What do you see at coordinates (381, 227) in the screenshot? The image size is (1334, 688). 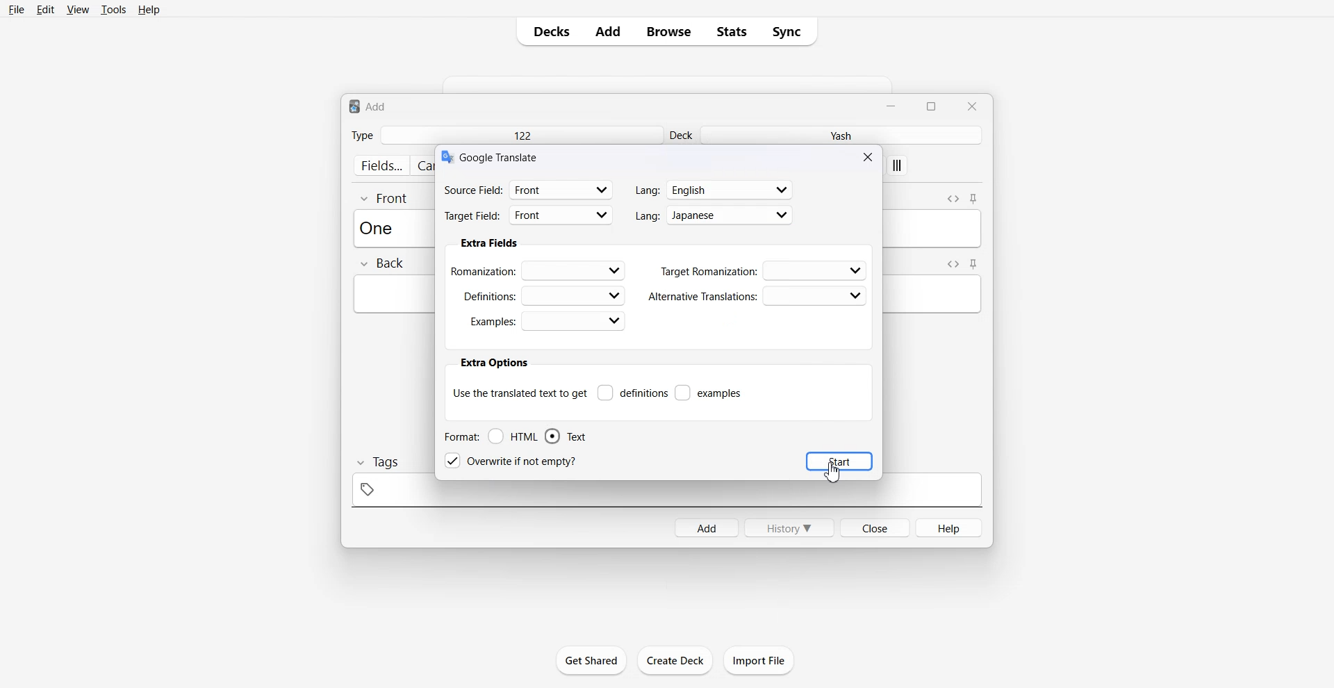 I see `Text` at bounding box center [381, 227].